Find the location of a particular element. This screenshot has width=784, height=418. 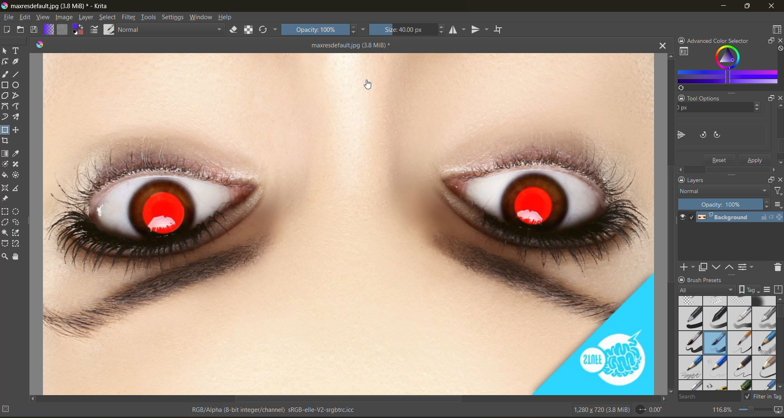

apply is located at coordinates (756, 159).